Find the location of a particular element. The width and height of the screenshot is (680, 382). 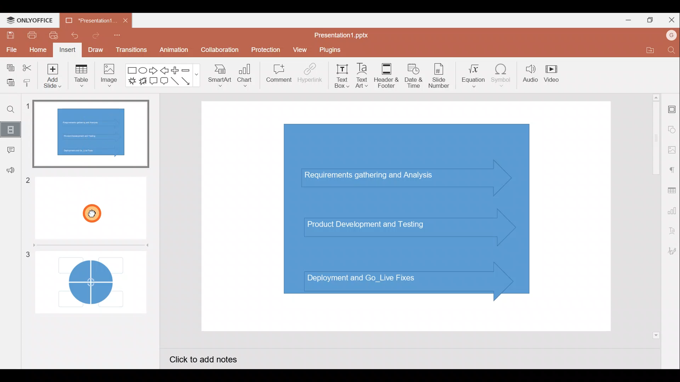

Find is located at coordinates (670, 51).